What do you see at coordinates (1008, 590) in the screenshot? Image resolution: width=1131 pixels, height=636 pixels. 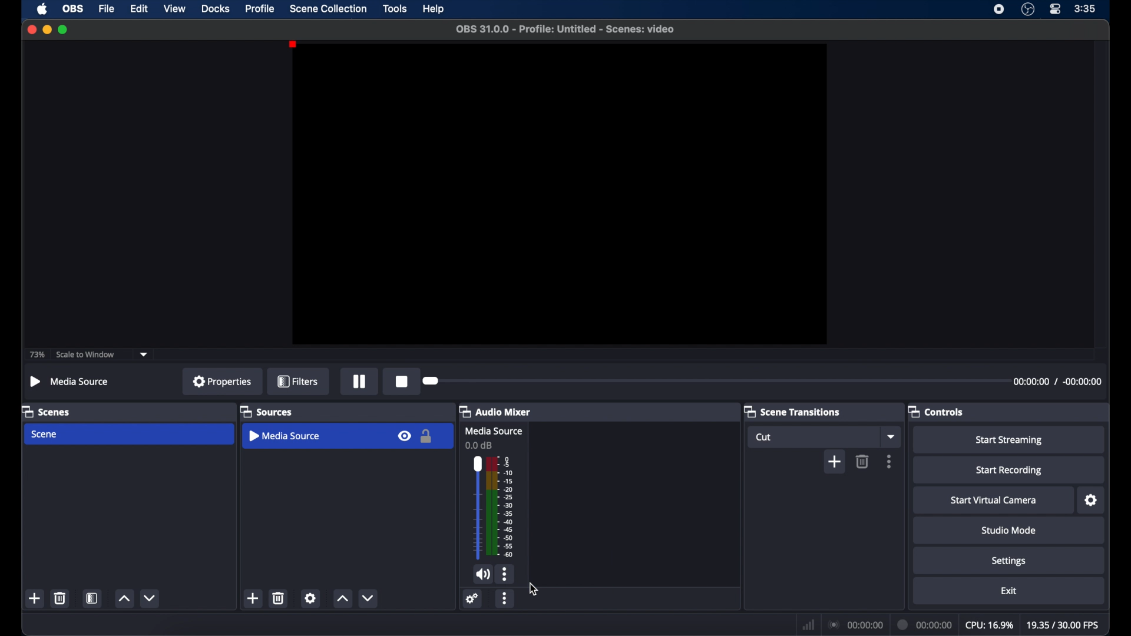 I see `exit` at bounding box center [1008, 590].